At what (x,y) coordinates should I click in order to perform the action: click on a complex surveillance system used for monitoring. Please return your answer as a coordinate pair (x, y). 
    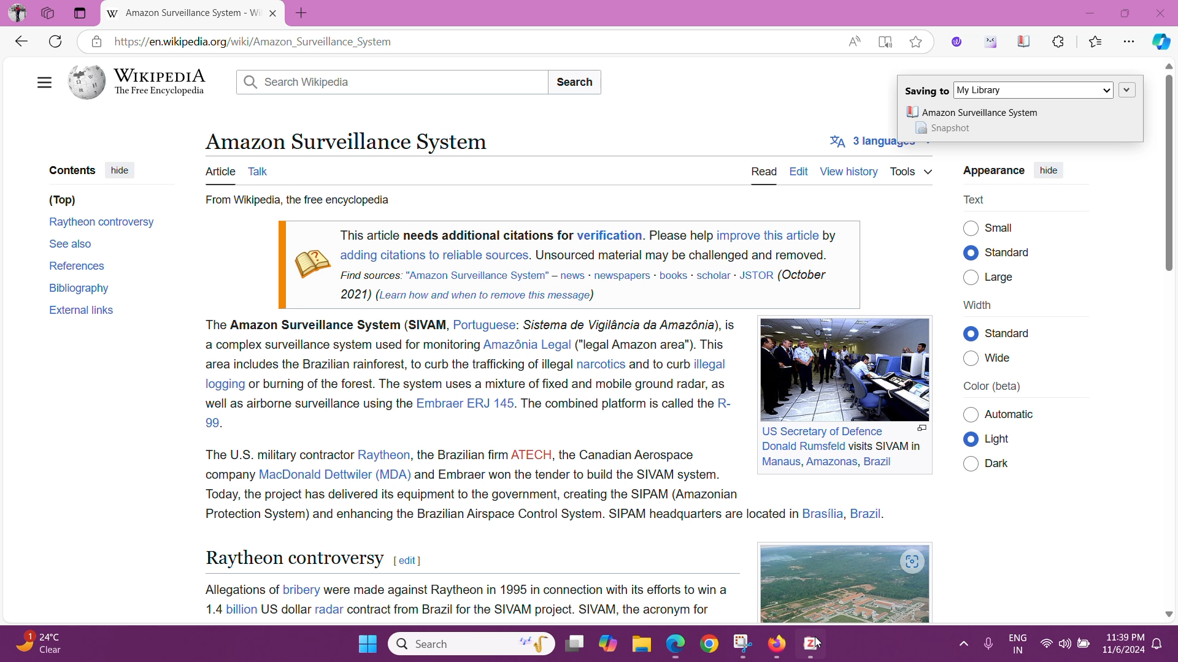
    Looking at the image, I should click on (339, 345).